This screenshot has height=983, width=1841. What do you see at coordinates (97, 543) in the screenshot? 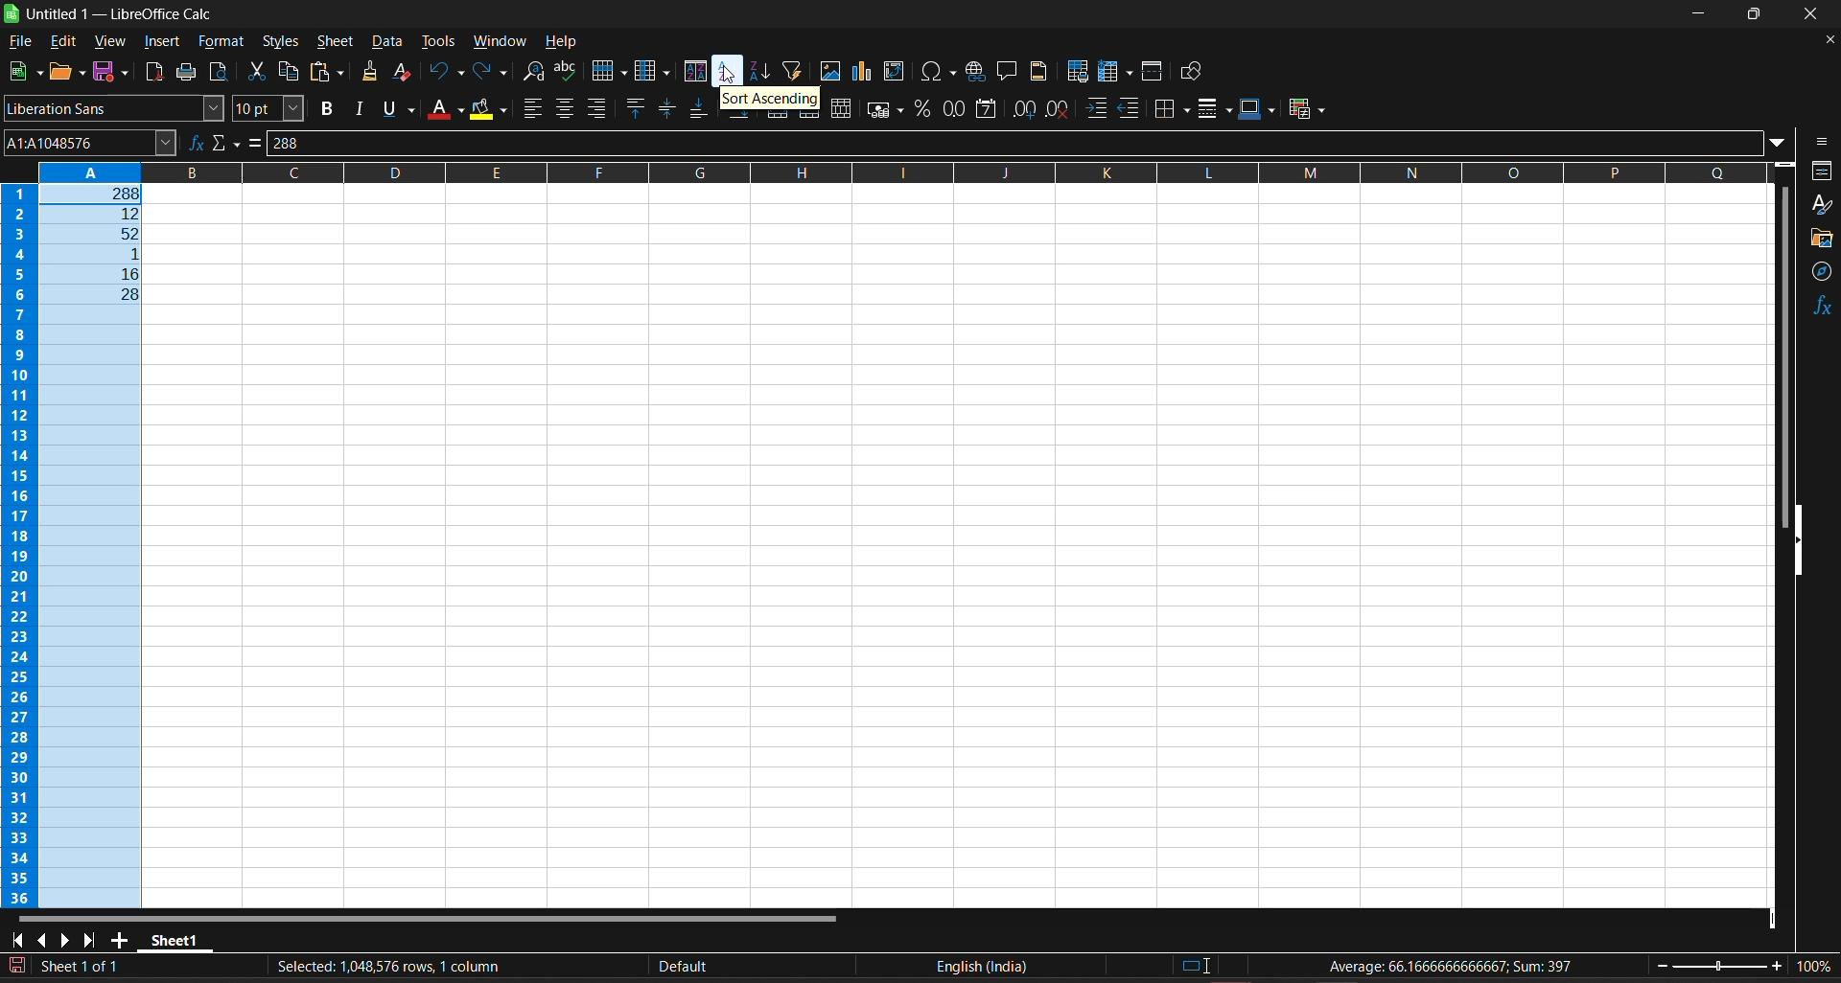
I see `selected column` at bounding box center [97, 543].